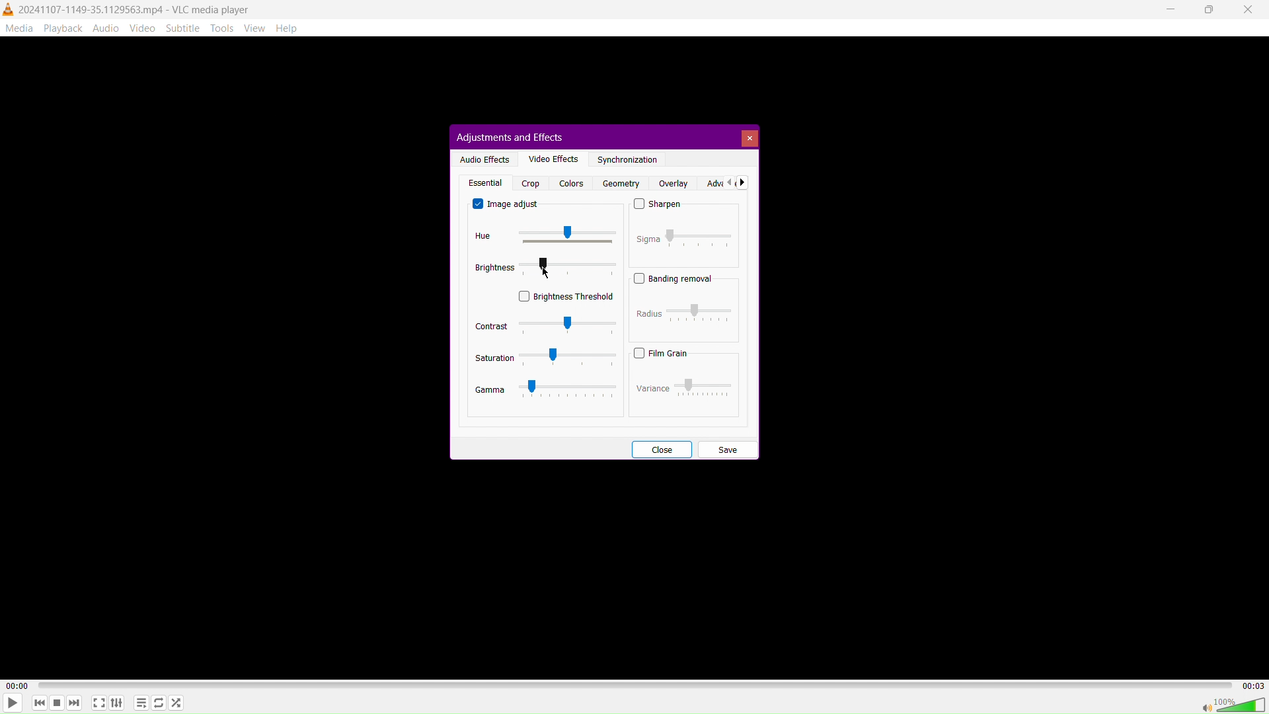  What do you see at coordinates (674, 278) in the screenshot?
I see `Banding Removal` at bounding box center [674, 278].